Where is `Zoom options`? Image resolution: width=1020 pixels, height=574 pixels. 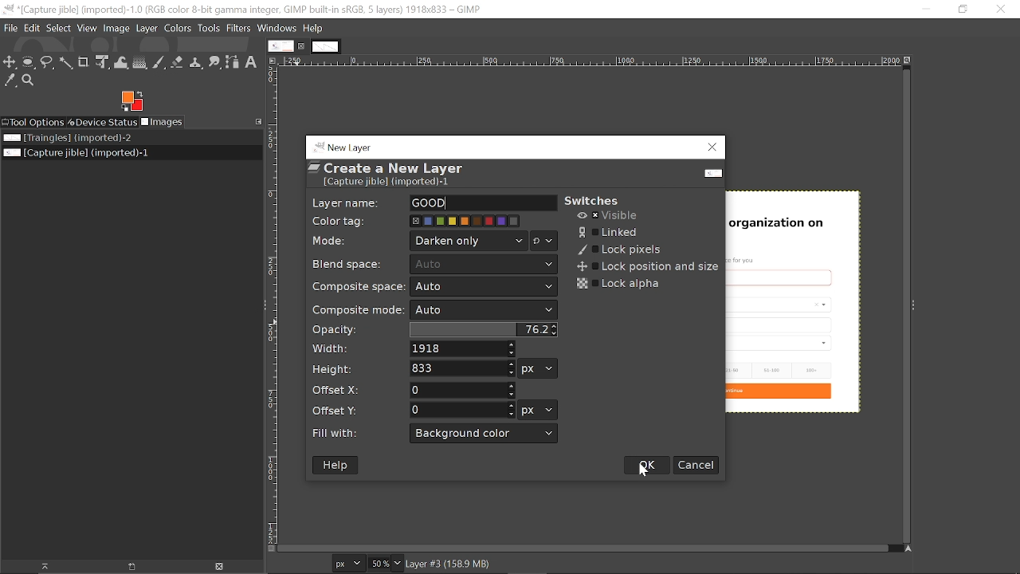 Zoom options is located at coordinates (397, 564).